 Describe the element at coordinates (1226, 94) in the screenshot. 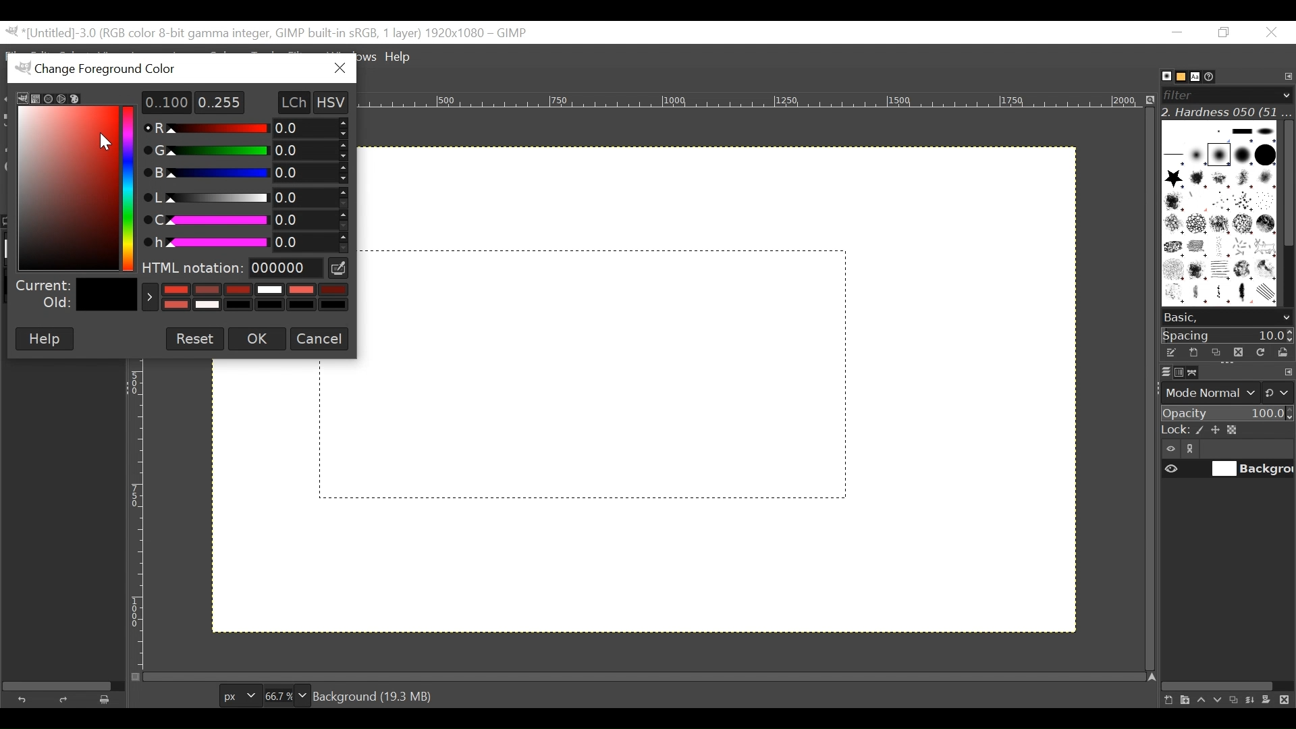

I see `Filter bar` at that location.